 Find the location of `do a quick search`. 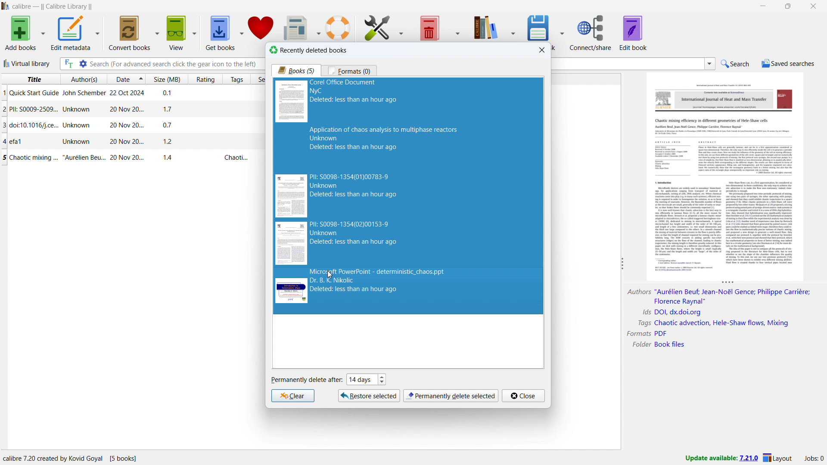

do a quick search is located at coordinates (736, 64).